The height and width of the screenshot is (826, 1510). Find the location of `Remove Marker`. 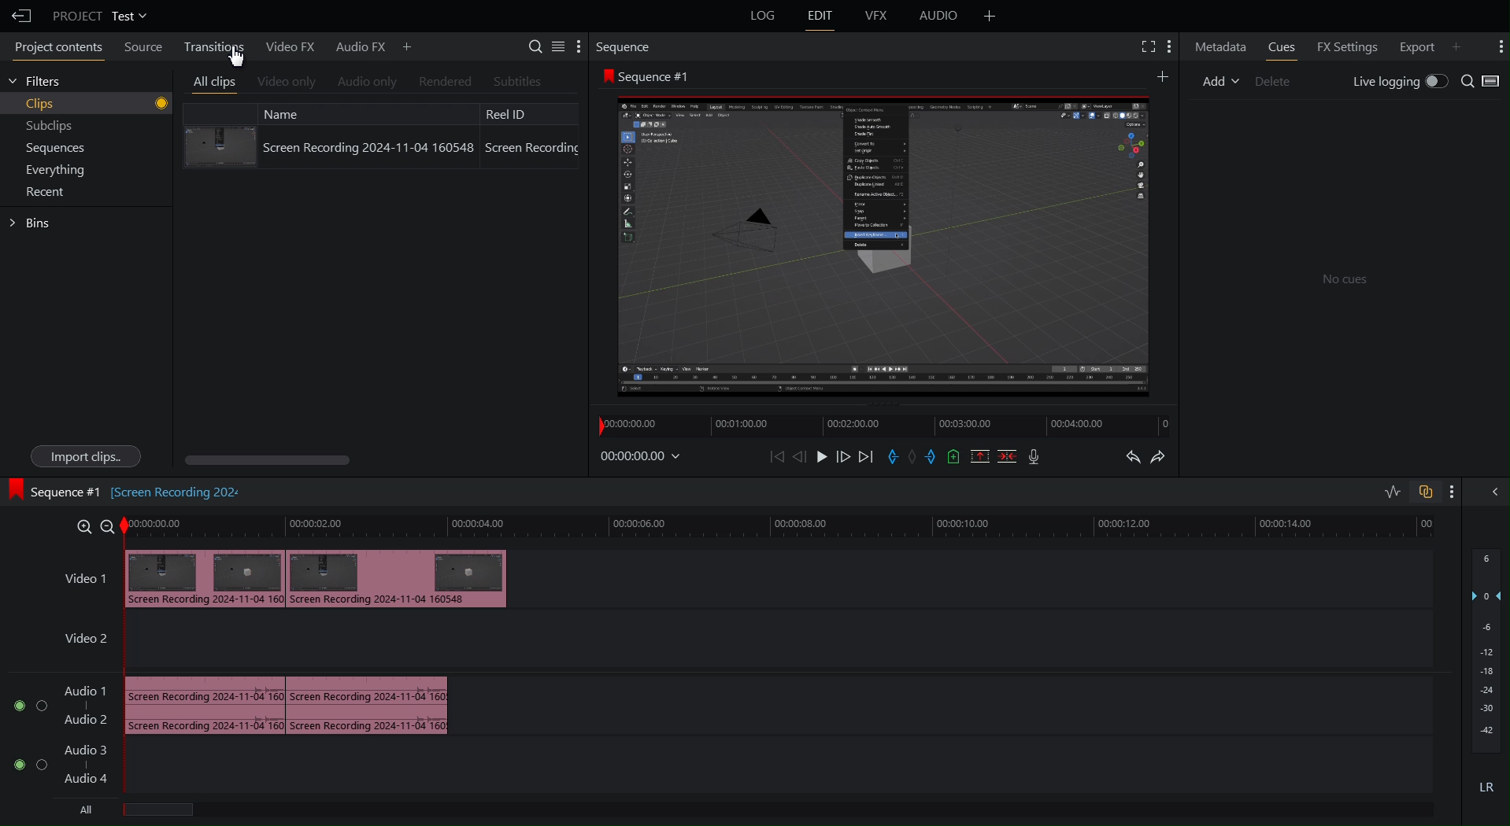

Remove Marker is located at coordinates (915, 457).